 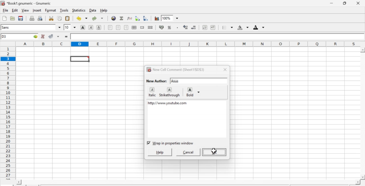 I want to click on down, so click(x=58, y=36).